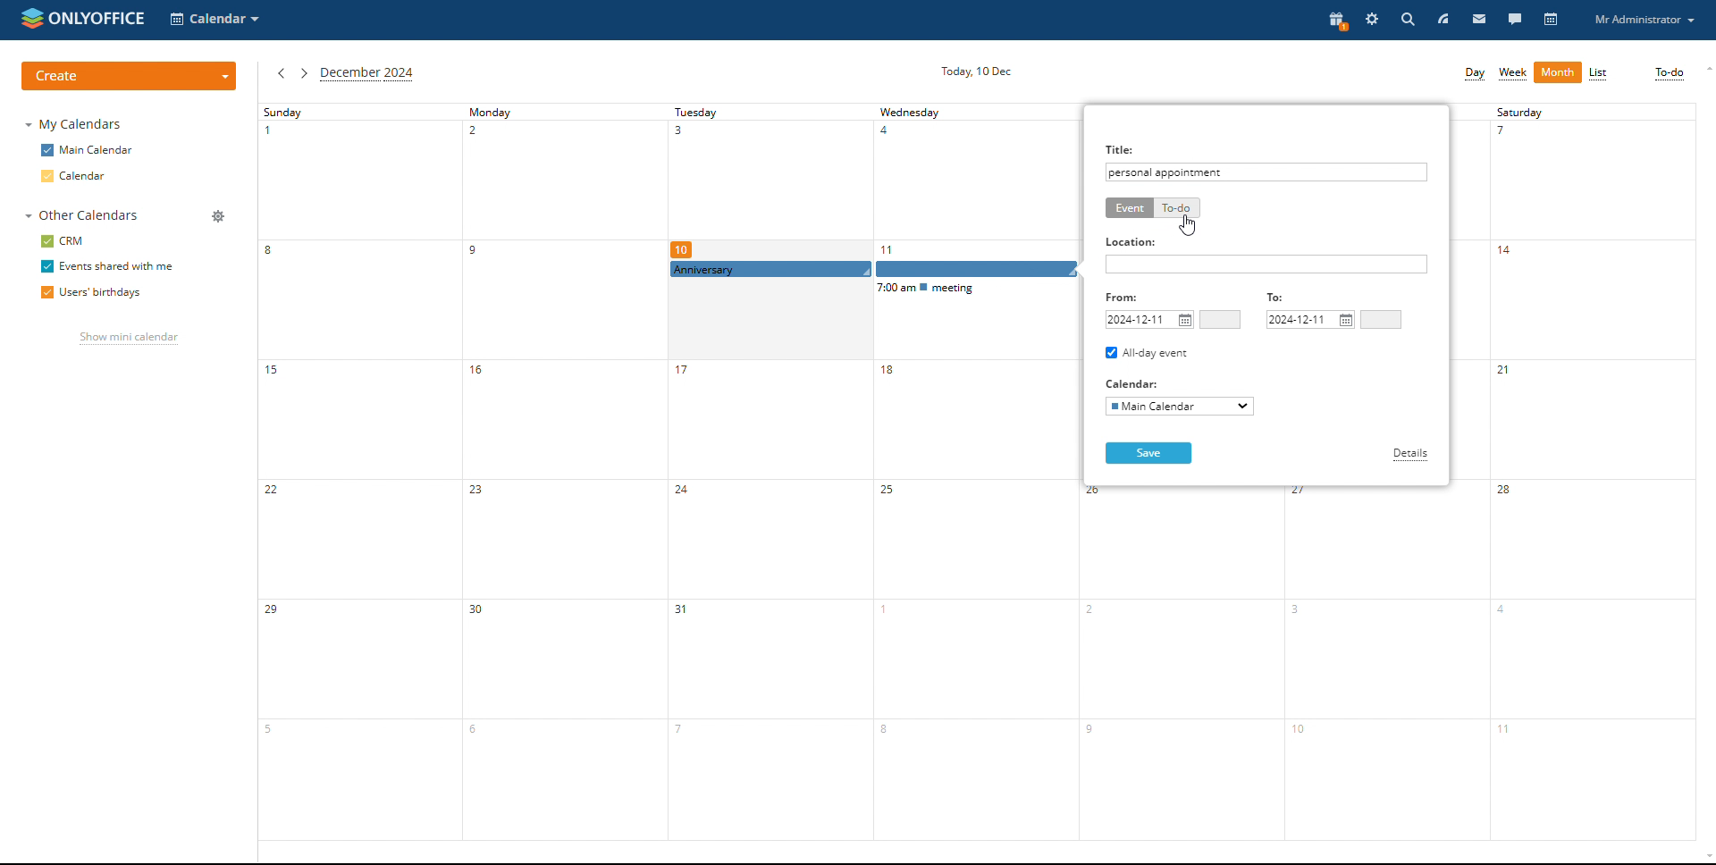 This screenshot has height=865, width=1716. Describe the element at coordinates (873, 271) in the screenshot. I see `event being created` at that location.